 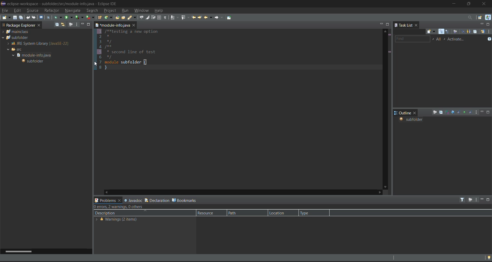 What do you see at coordinates (199, 17) in the screenshot?
I see `next edit location` at bounding box center [199, 17].